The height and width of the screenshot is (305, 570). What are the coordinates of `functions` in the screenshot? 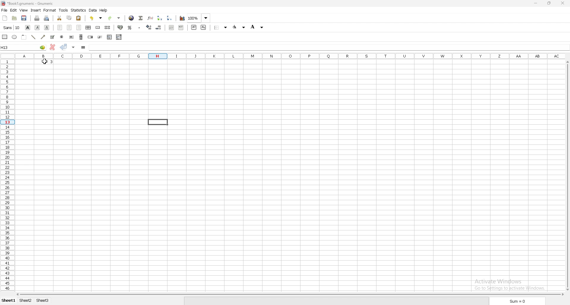 It's located at (151, 18).